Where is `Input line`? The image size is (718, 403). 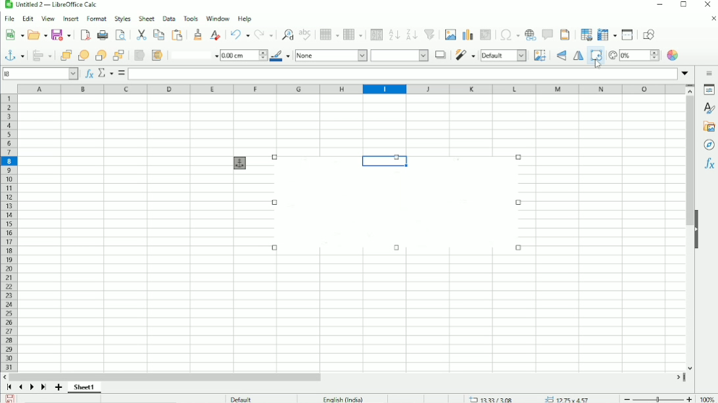
Input line is located at coordinates (403, 74).